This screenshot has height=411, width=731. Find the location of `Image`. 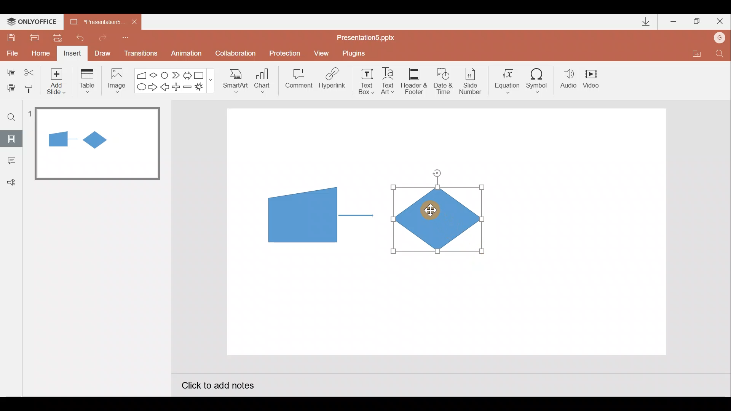

Image is located at coordinates (115, 80).